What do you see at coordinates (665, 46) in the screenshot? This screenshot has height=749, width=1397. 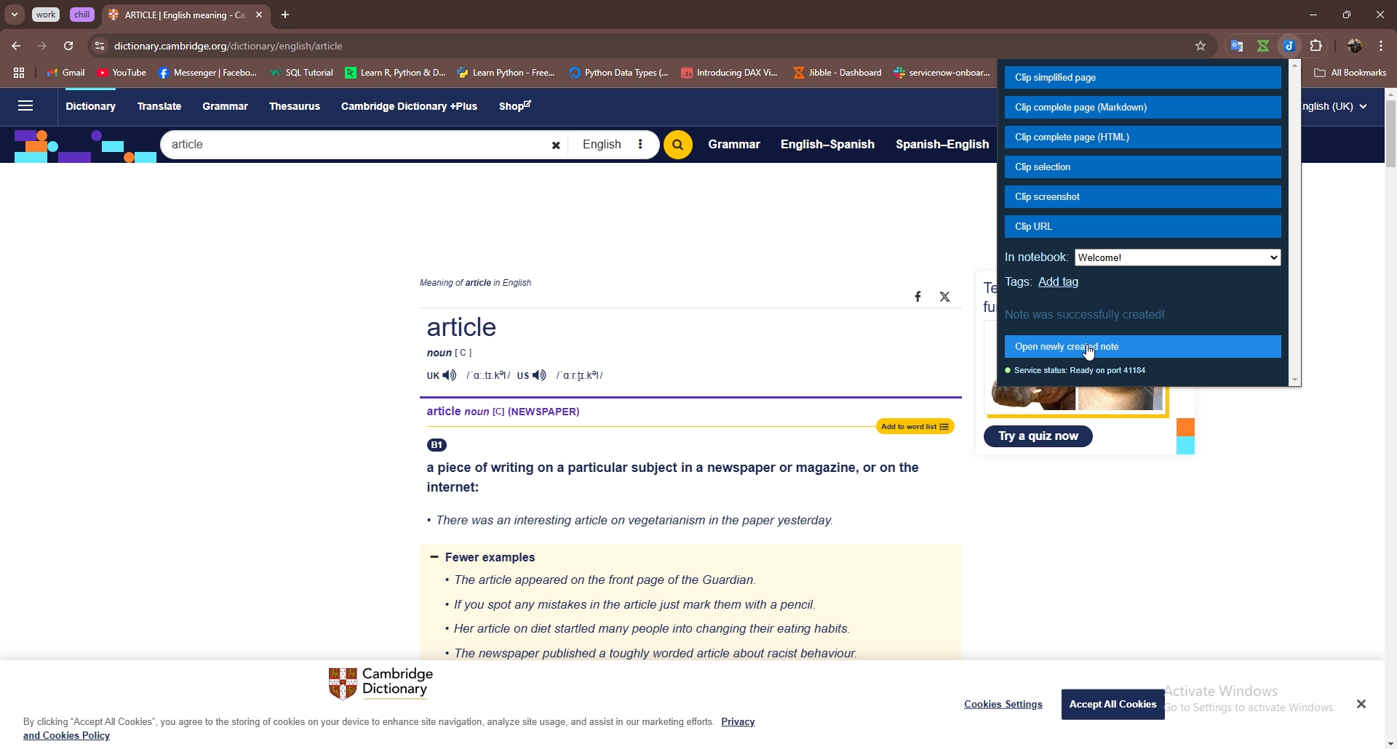 I see `search bar` at bounding box center [665, 46].